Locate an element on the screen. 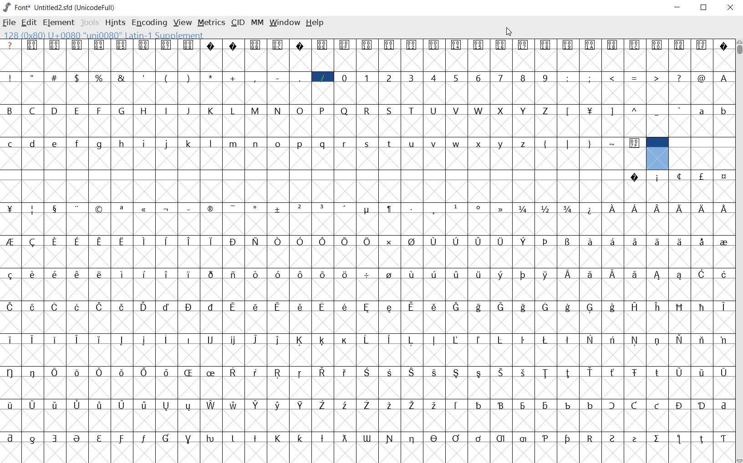 The image size is (743, 463). Symbol is located at coordinates (56, 405).